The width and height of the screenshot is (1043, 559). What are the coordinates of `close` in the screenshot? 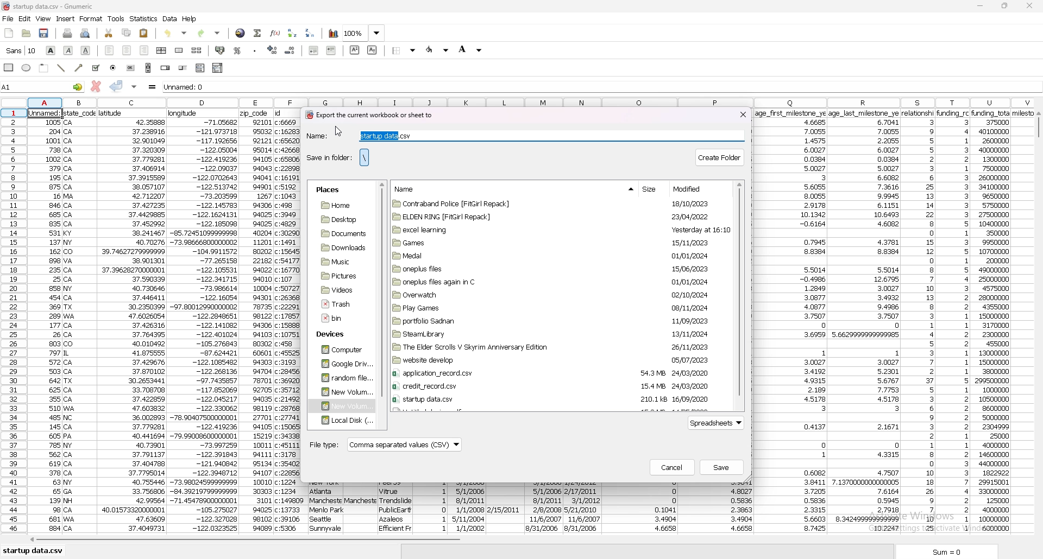 It's located at (1029, 6).